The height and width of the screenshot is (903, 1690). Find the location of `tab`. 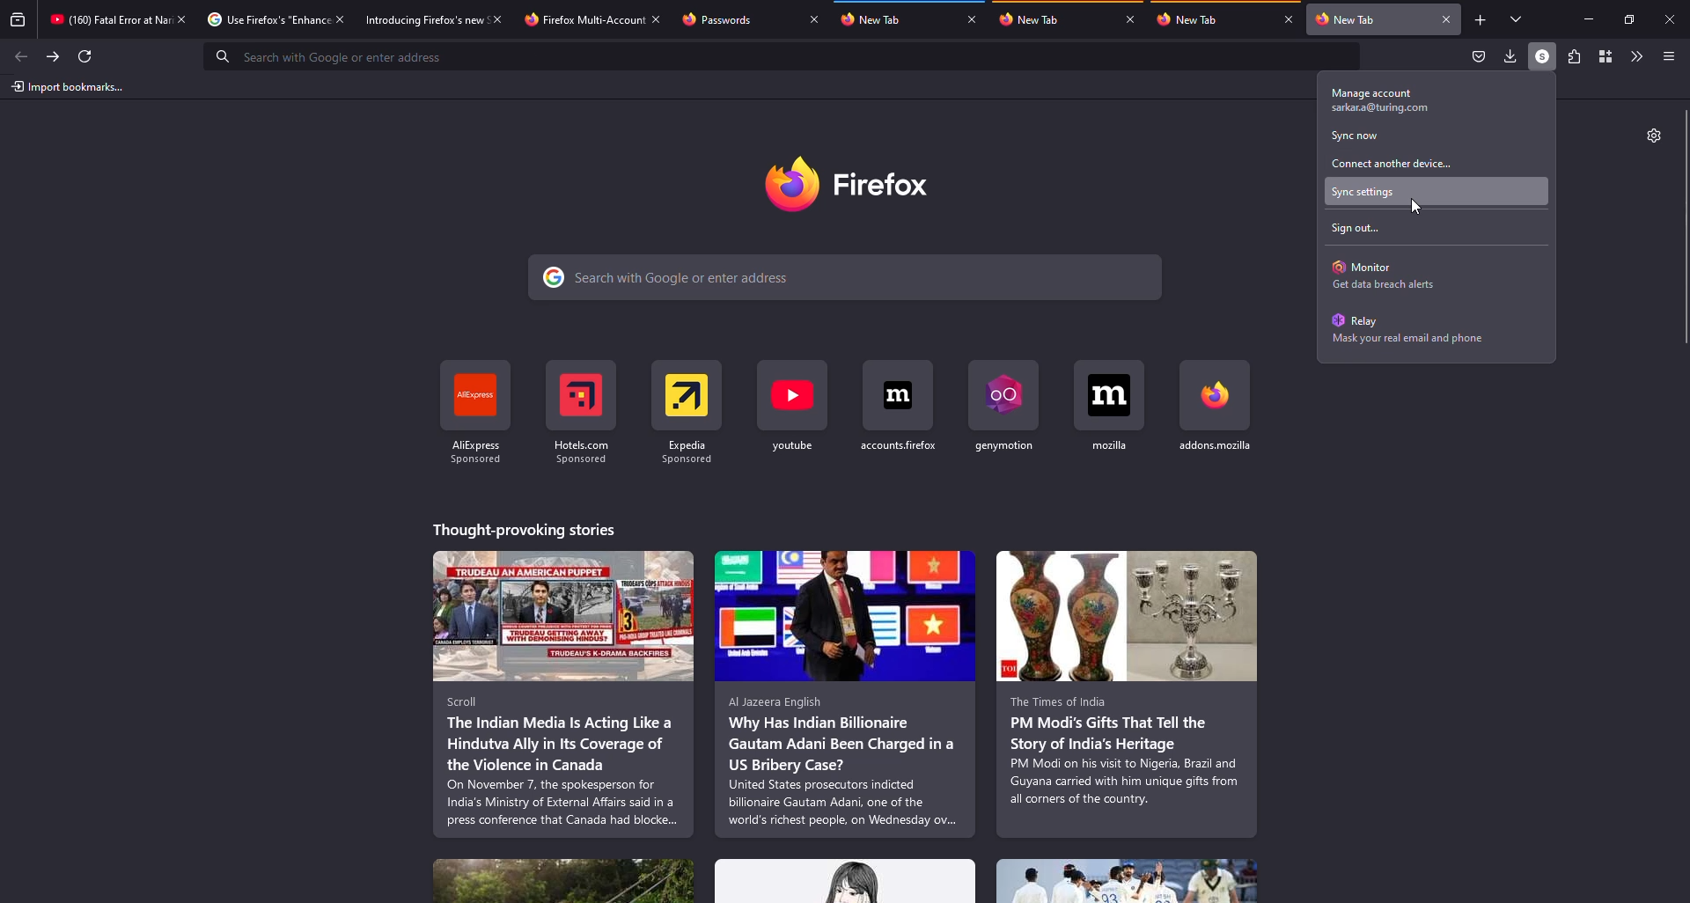

tab is located at coordinates (96, 18).